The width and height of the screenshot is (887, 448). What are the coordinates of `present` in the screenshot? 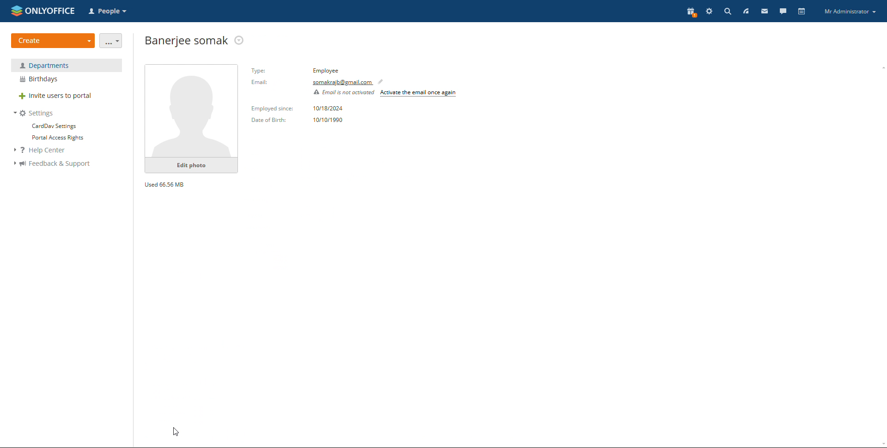 It's located at (690, 12).